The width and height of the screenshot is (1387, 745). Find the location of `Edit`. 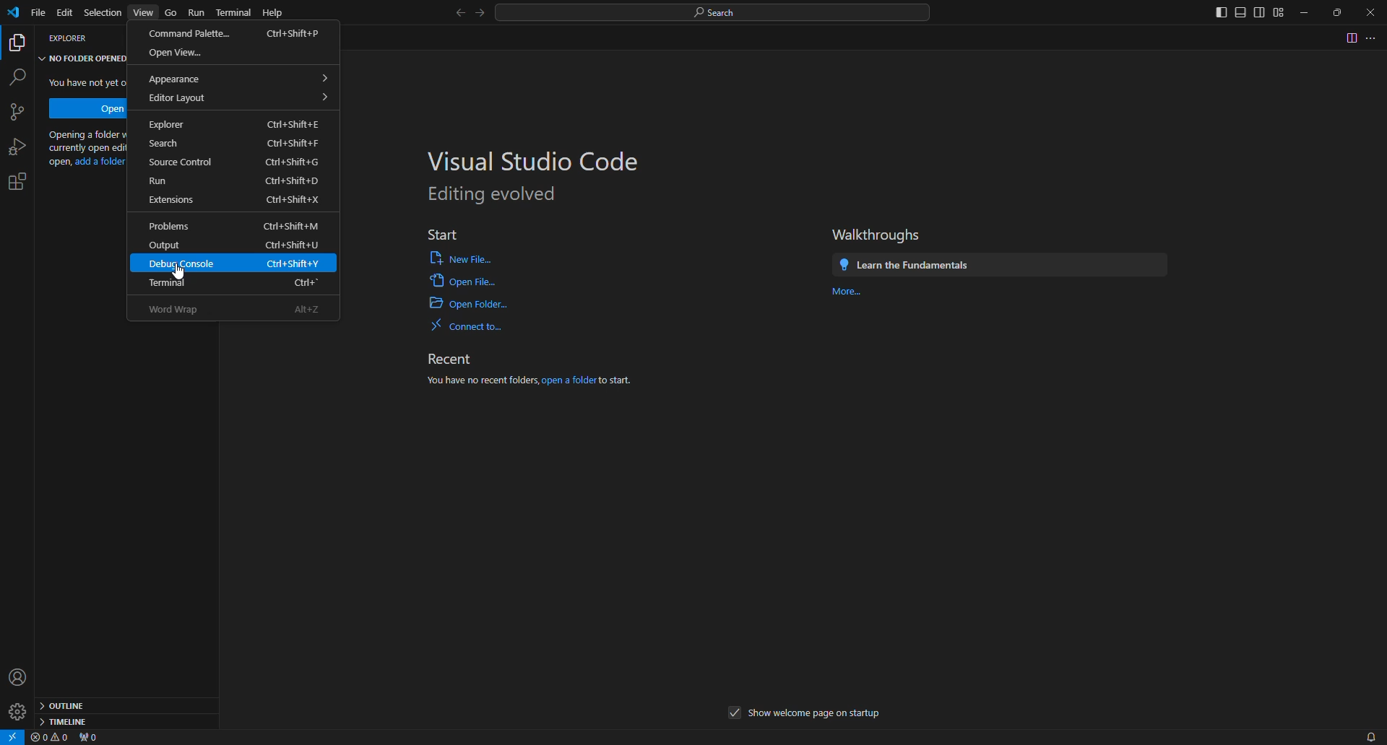

Edit is located at coordinates (66, 13).